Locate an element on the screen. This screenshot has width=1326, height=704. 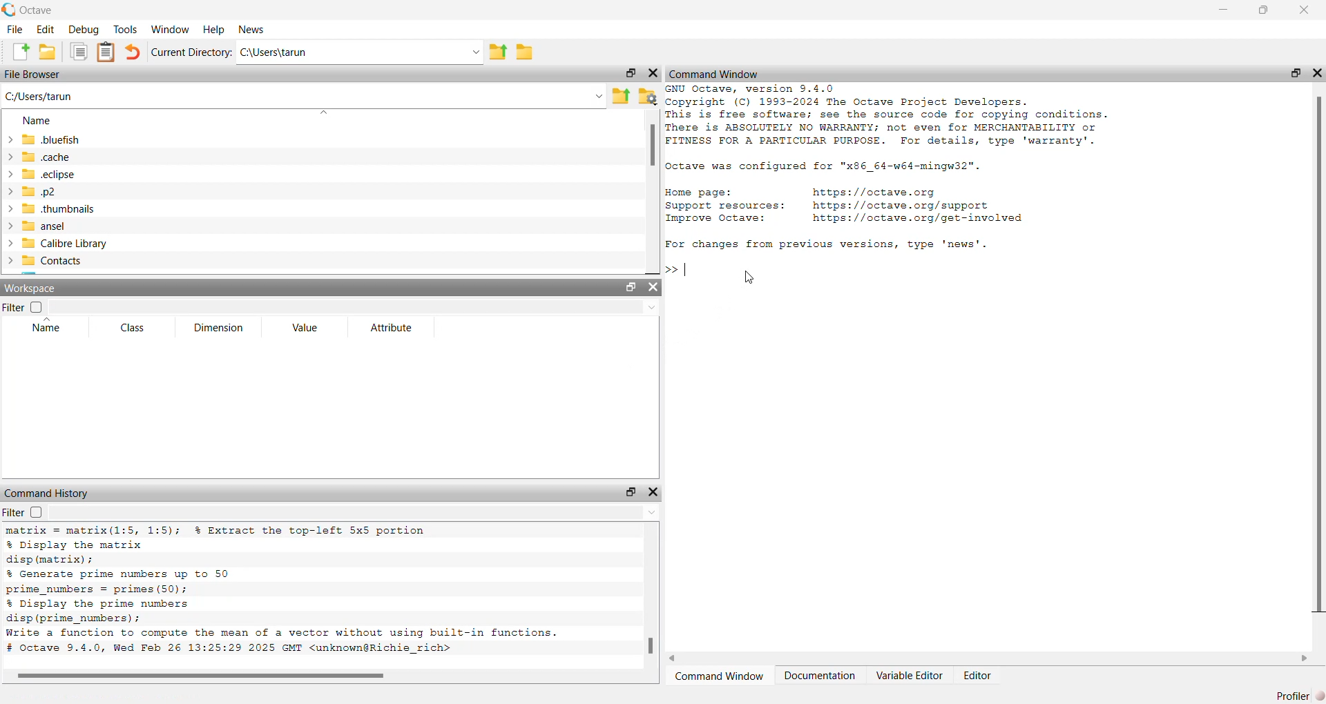
attribute is located at coordinates (392, 328).